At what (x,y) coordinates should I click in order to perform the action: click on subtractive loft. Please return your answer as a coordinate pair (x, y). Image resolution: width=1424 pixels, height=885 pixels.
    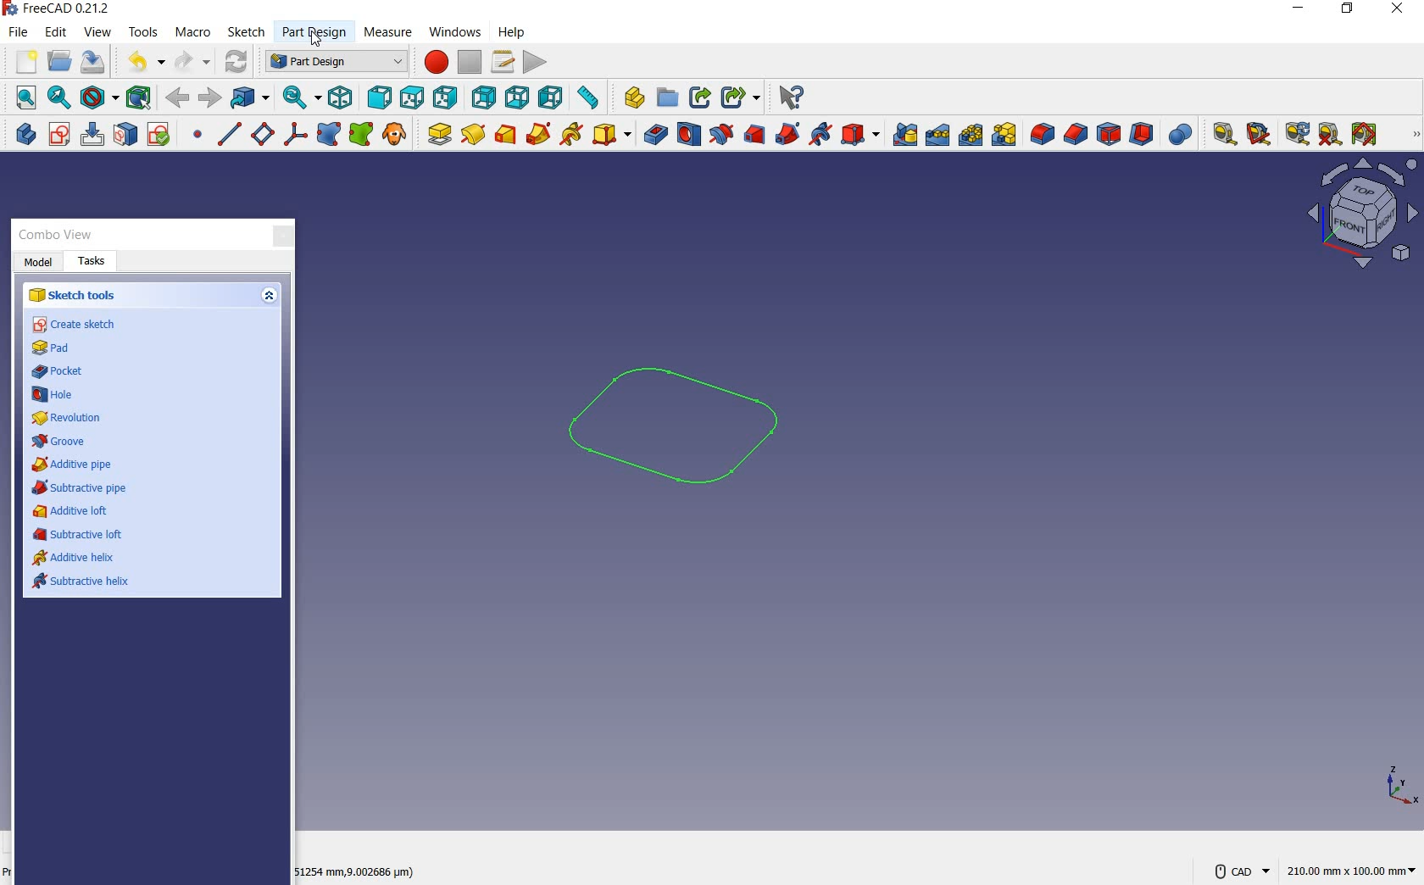
    Looking at the image, I should click on (79, 534).